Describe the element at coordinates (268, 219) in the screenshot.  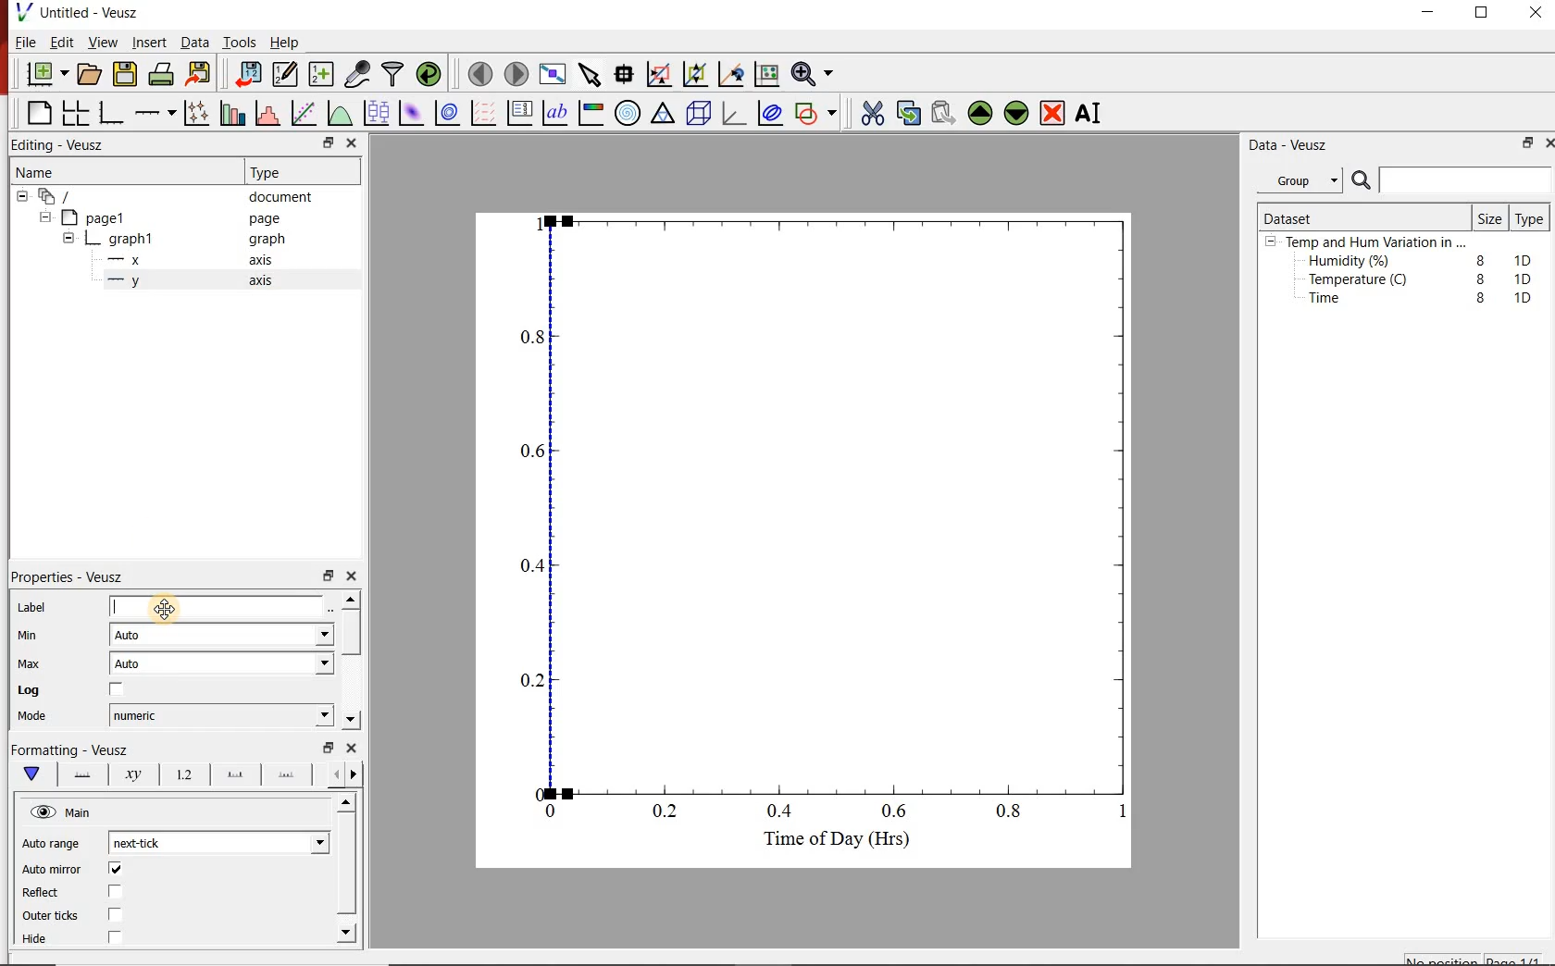
I see `page` at that location.